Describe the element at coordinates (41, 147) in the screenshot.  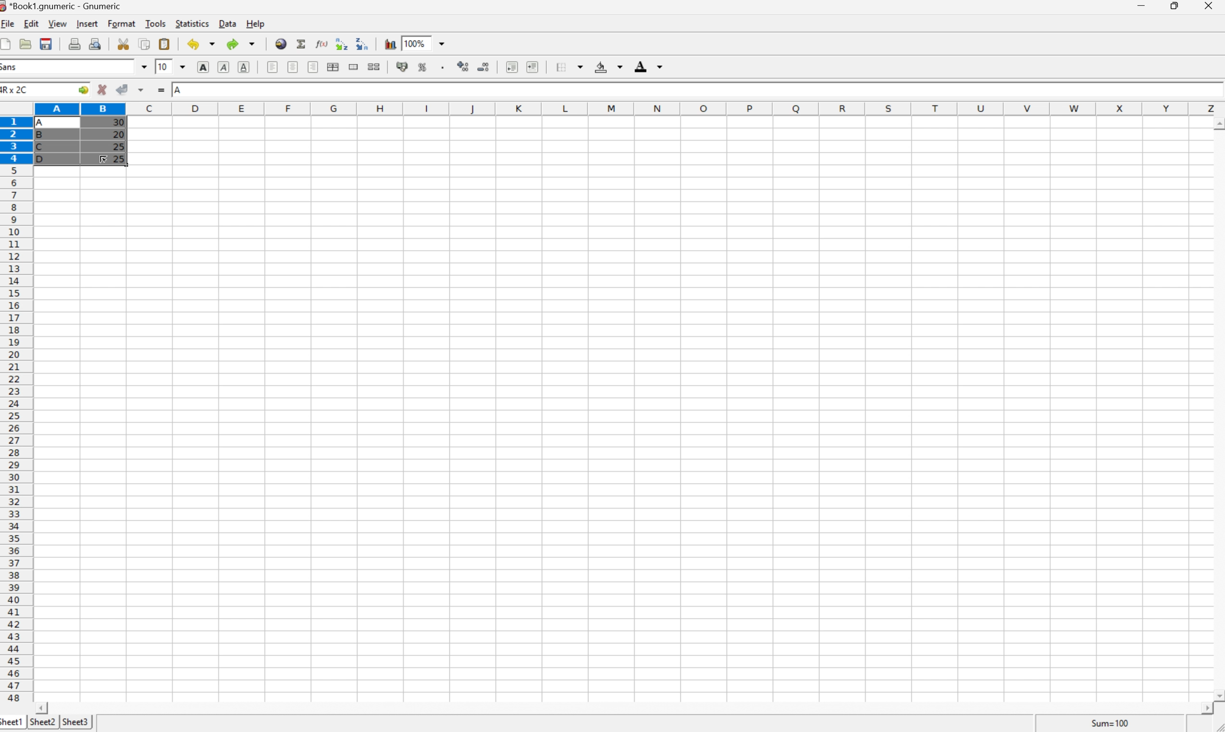
I see `C` at that location.